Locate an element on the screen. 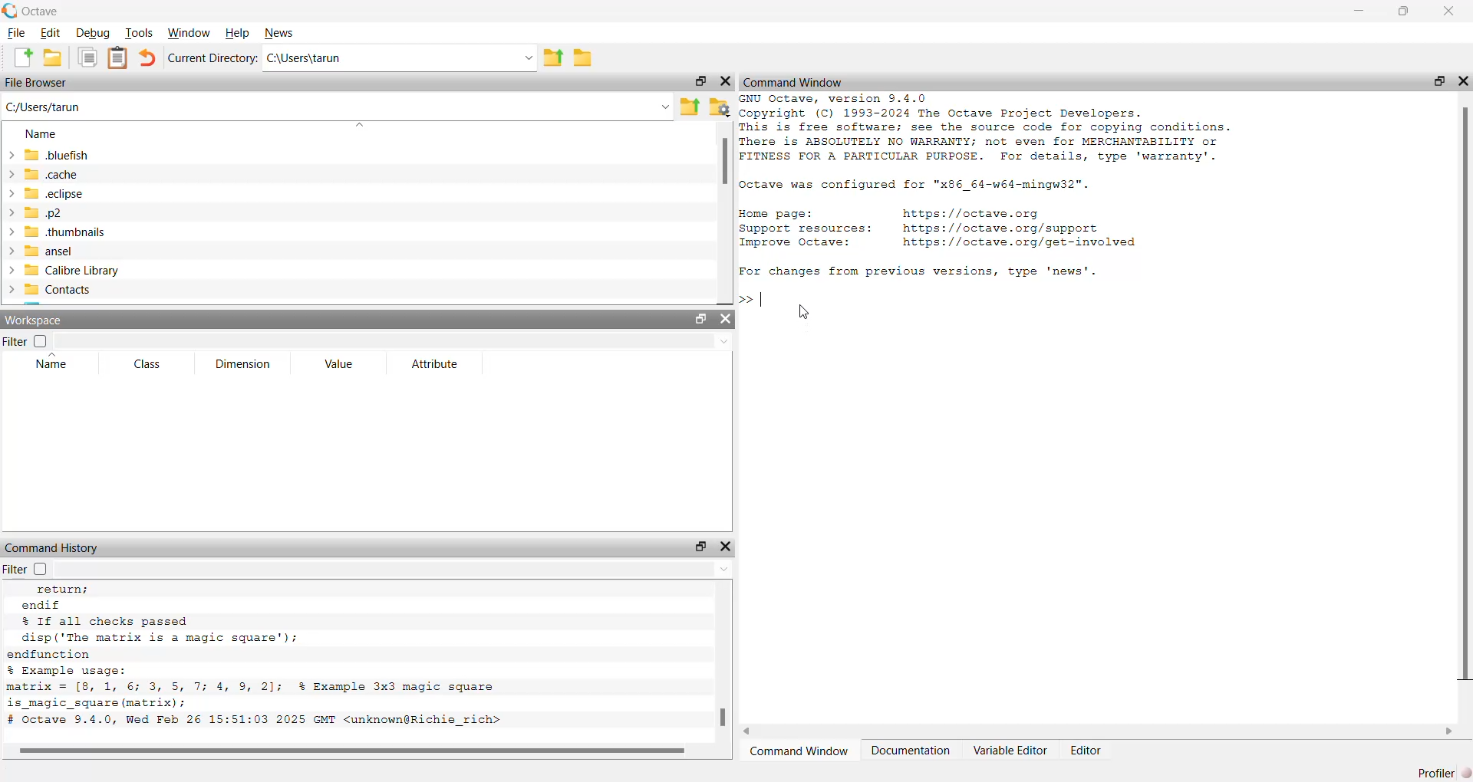  Folder is located at coordinates (582, 58).